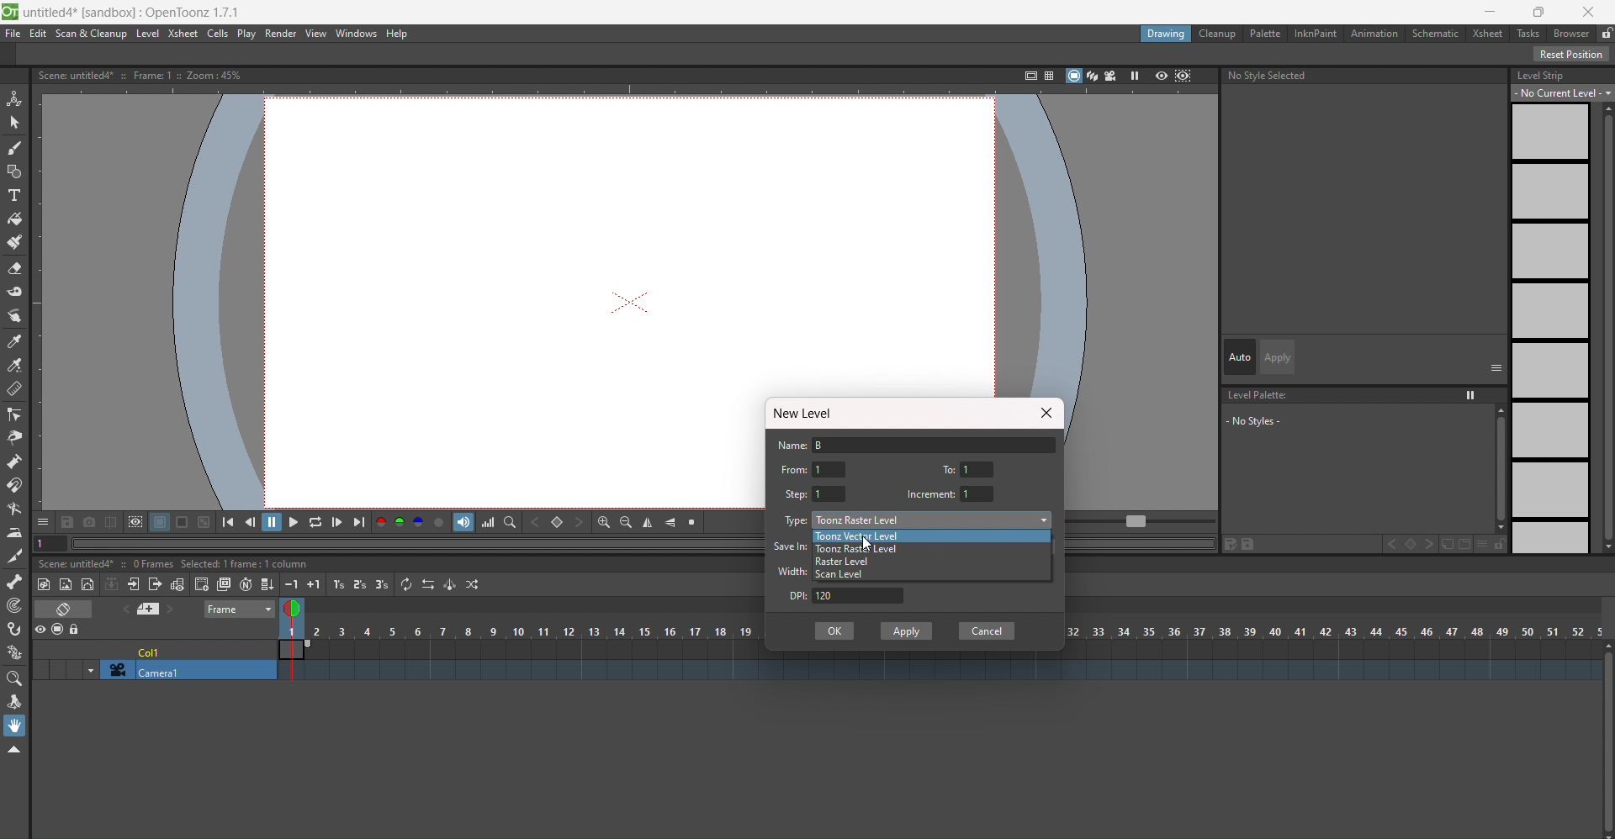  I want to click on reset position, so click(1572, 54).